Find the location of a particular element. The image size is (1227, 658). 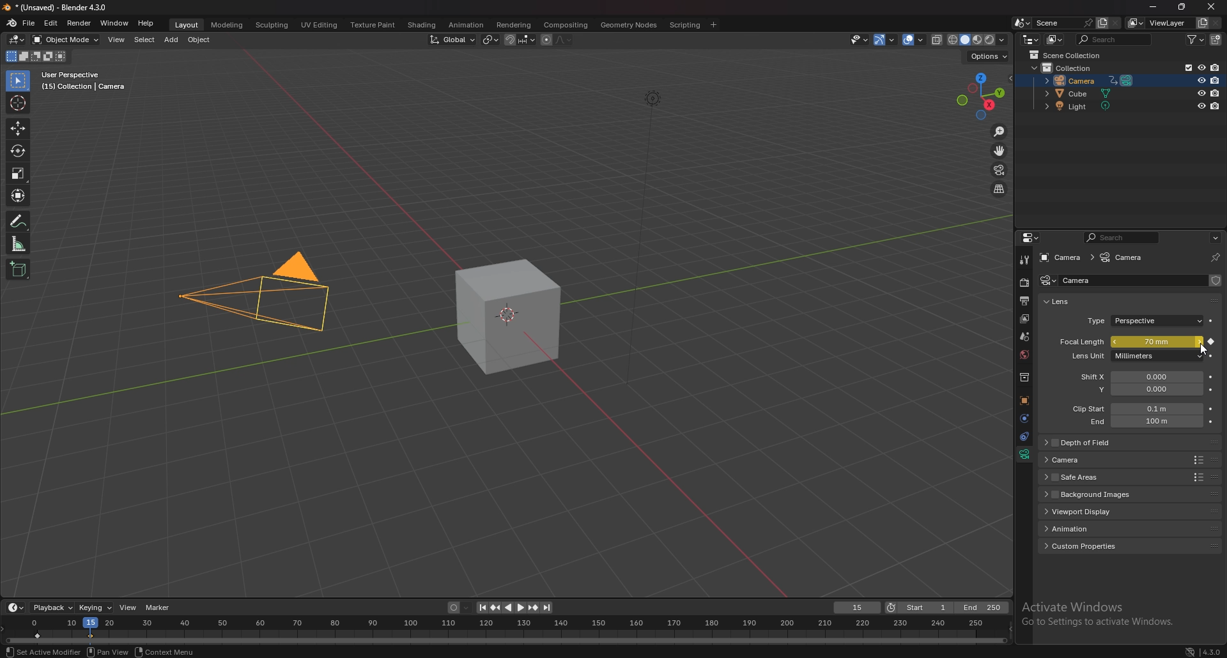

browse scene is located at coordinates (1021, 23).